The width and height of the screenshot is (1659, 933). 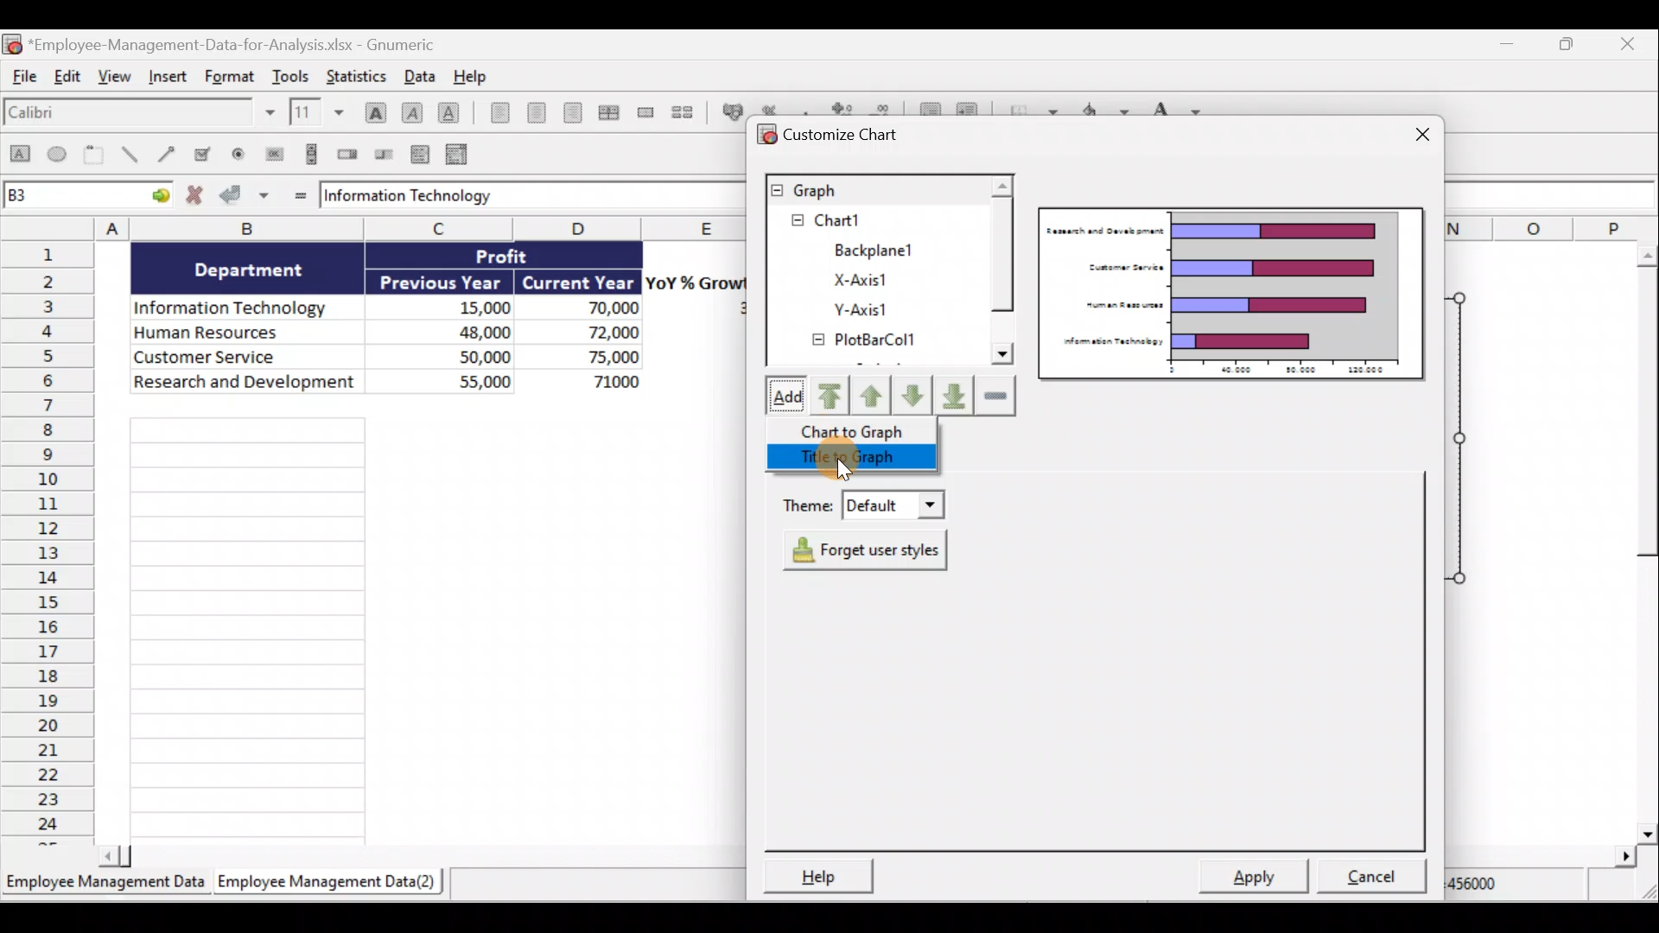 I want to click on Font name Calibri, so click(x=138, y=116).